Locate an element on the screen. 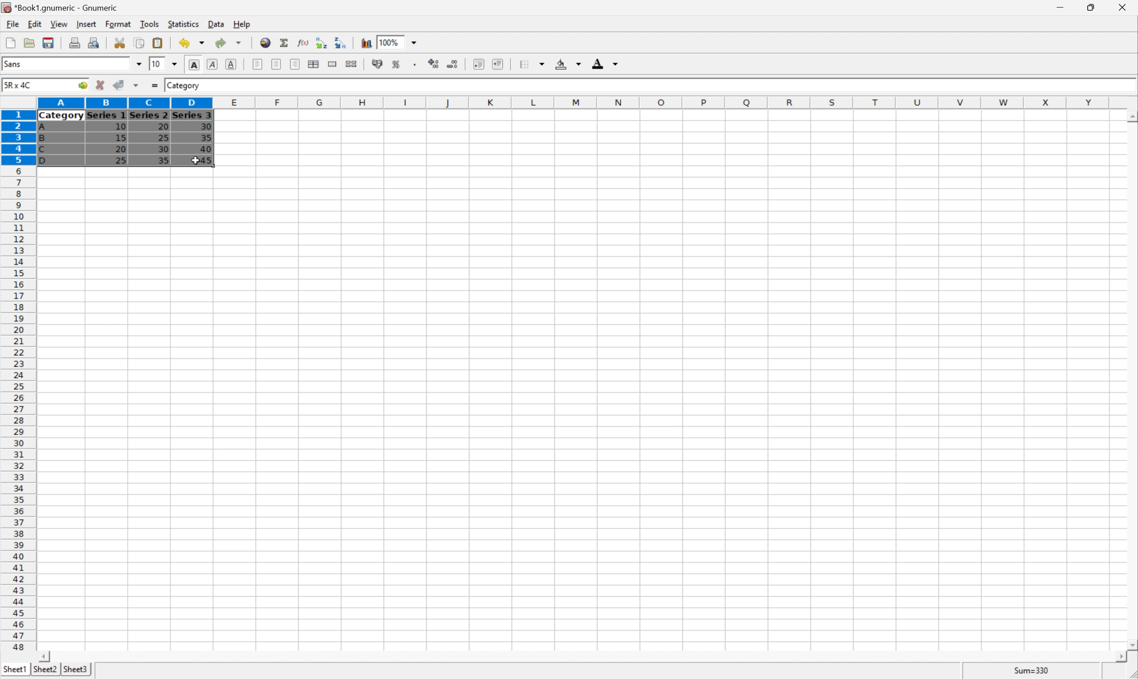 The image size is (1138, 679). B is located at coordinates (42, 139).